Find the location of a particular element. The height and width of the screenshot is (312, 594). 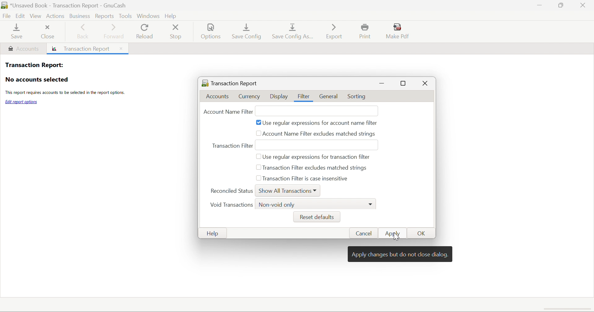

Cancel is located at coordinates (366, 234).